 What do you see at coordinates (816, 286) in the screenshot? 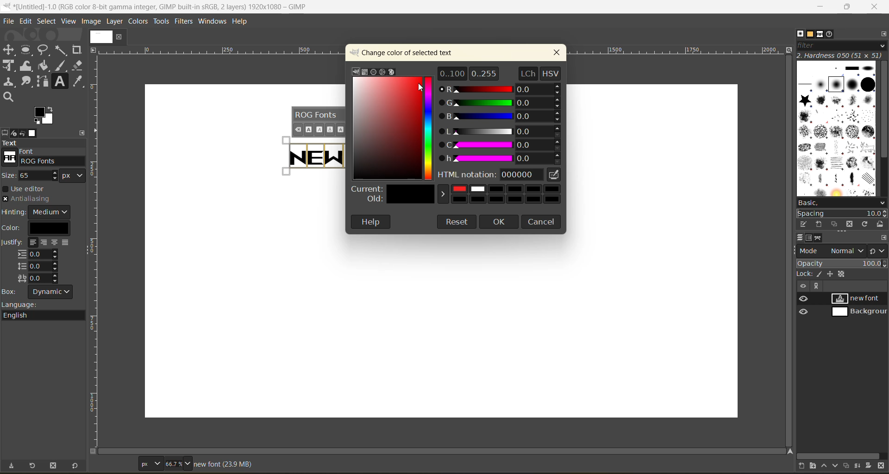
I see `view paths` at bounding box center [816, 286].